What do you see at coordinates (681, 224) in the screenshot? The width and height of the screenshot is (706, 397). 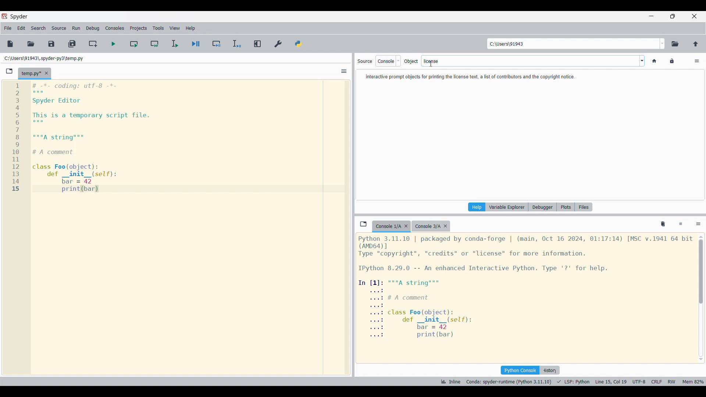 I see `Interrupt kernel` at bounding box center [681, 224].